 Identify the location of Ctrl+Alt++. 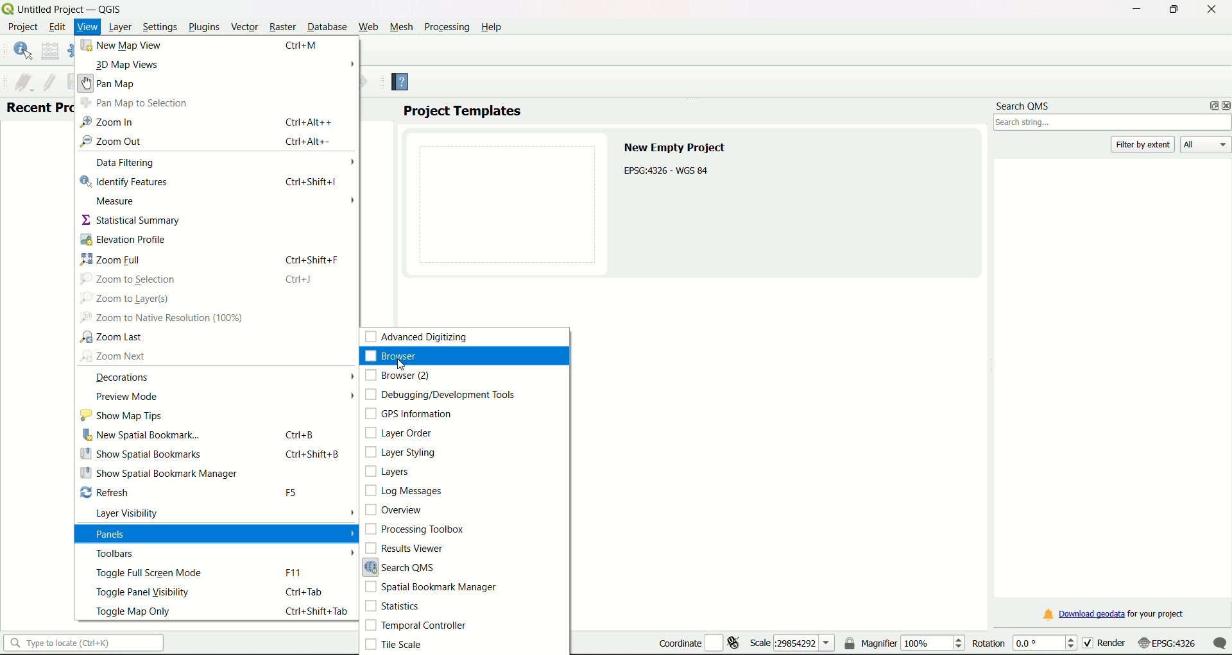
(309, 122).